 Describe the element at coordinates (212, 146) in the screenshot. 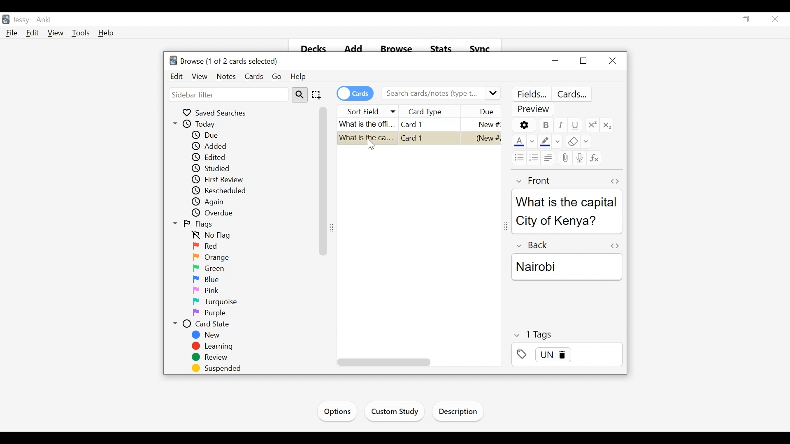

I see `Added` at that location.